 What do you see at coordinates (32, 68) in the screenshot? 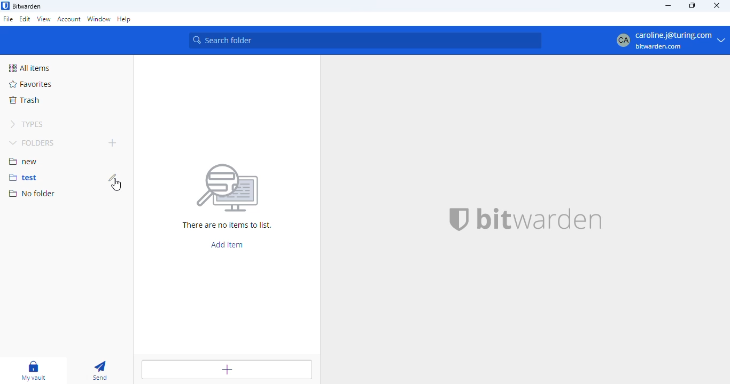
I see `all items` at bounding box center [32, 68].